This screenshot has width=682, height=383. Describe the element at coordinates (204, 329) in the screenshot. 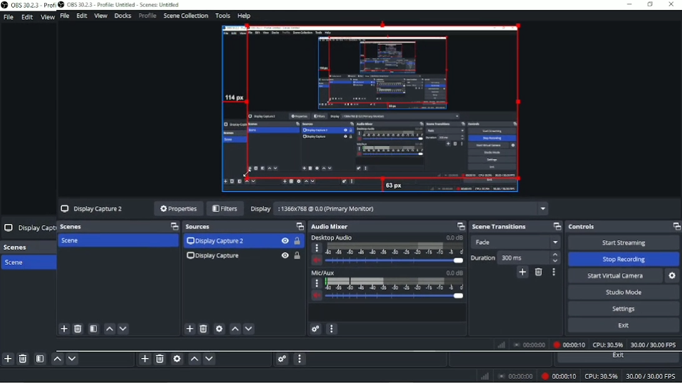

I see `delete` at that location.